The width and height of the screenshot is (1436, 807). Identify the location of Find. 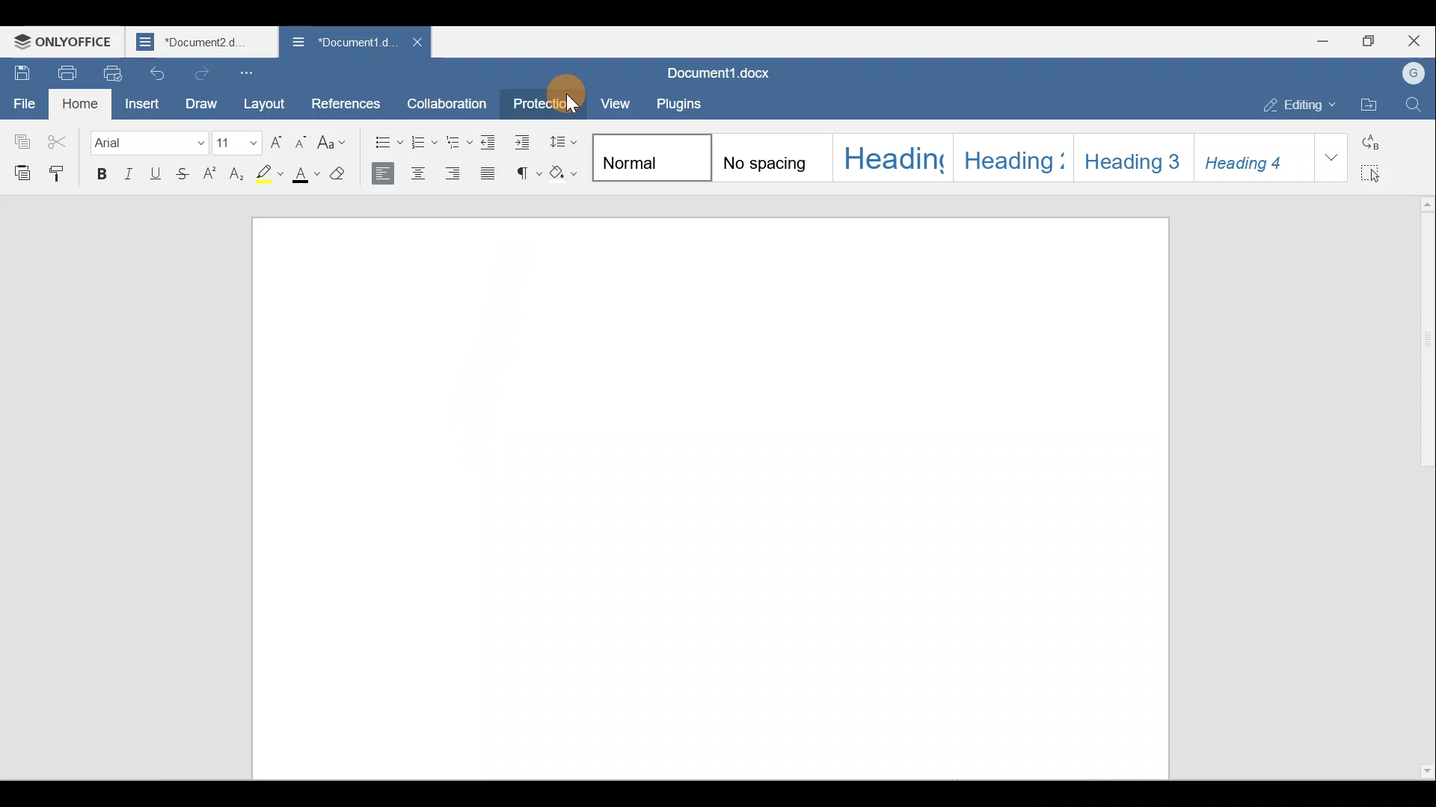
(1414, 105).